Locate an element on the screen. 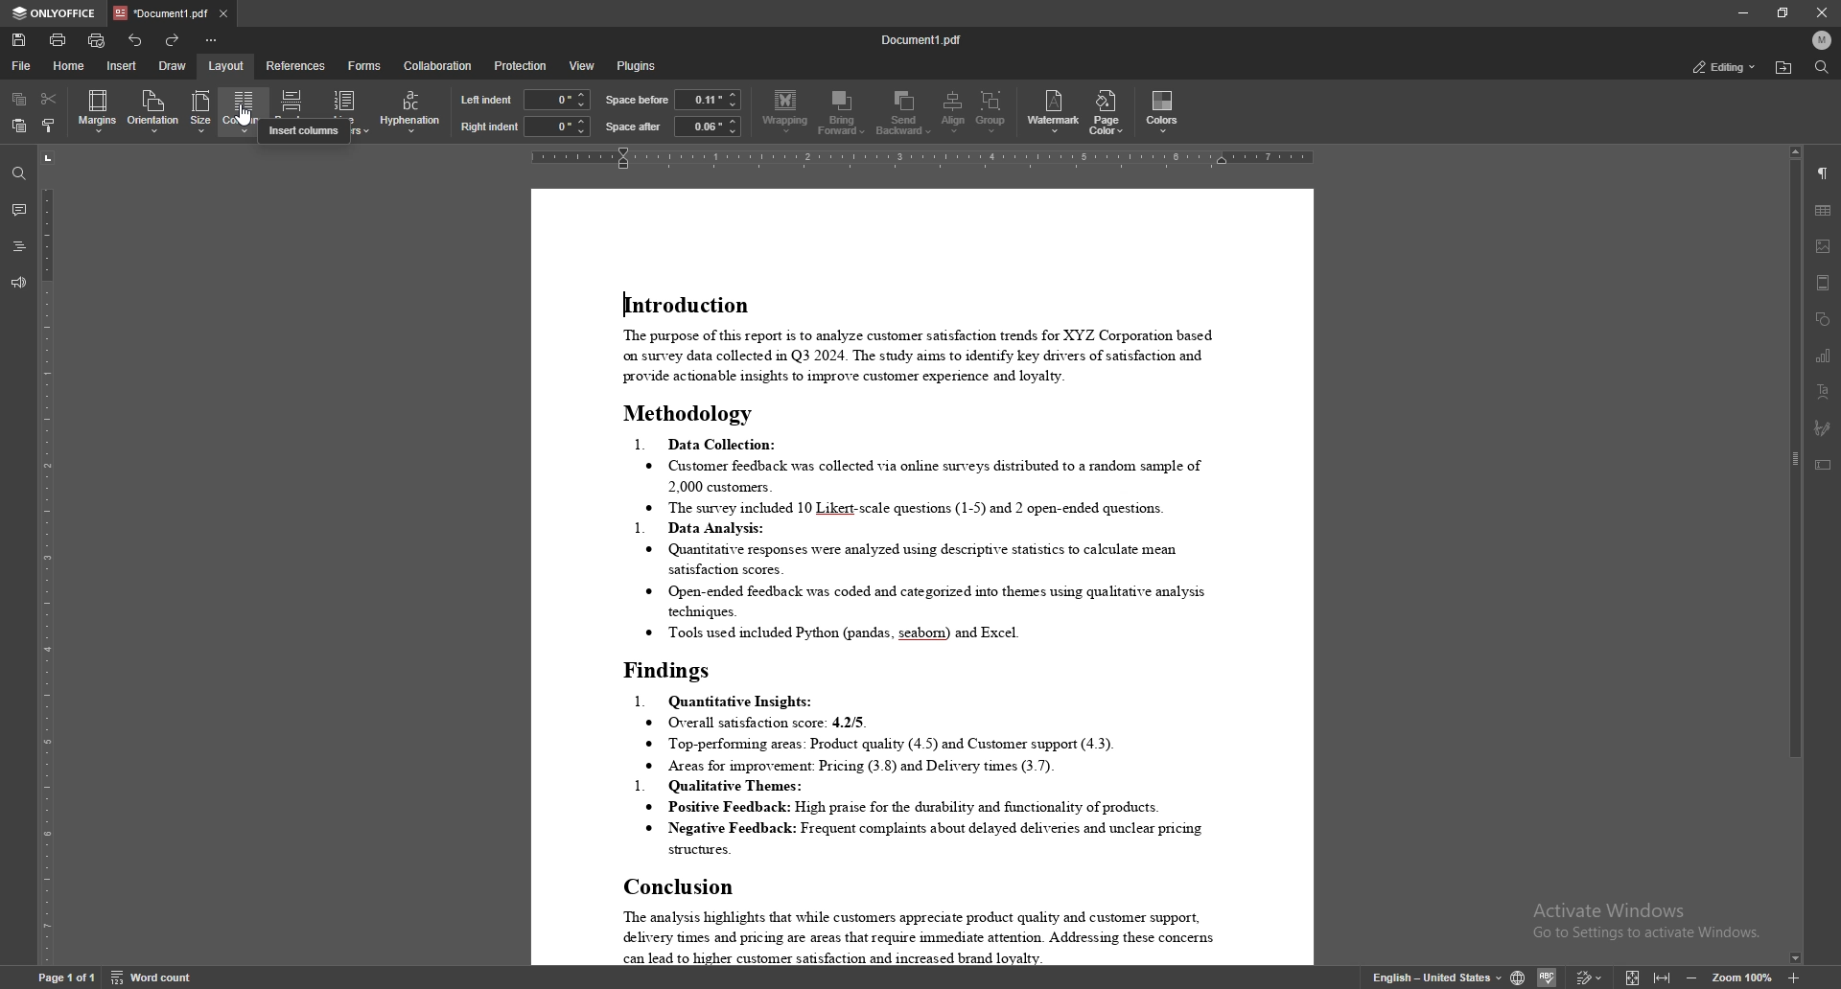 This screenshot has width=1841, height=989. text art is located at coordinates (1824, 392).